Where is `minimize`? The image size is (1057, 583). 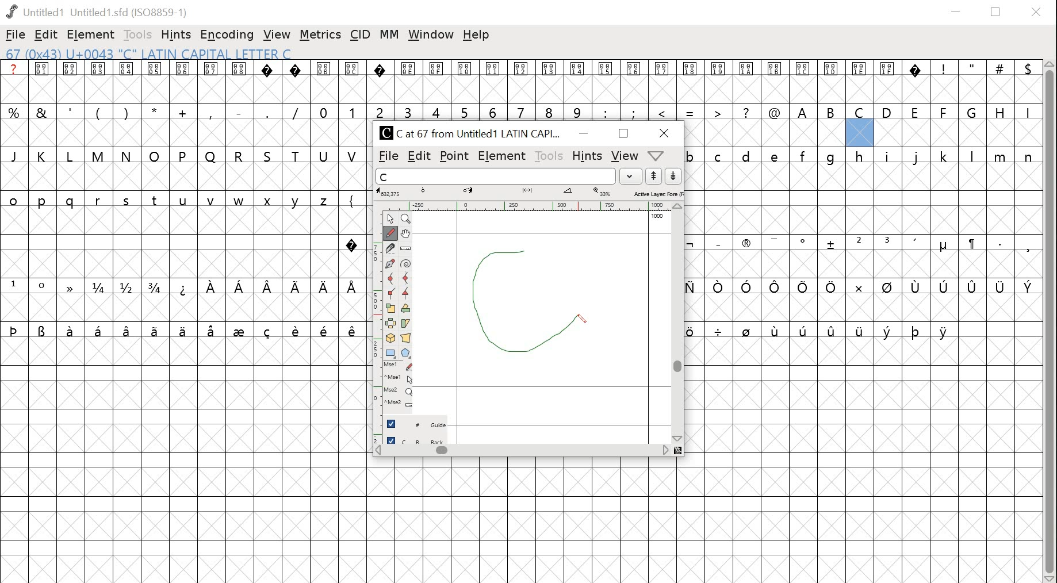
minimize is located at coordinates (958, 10).